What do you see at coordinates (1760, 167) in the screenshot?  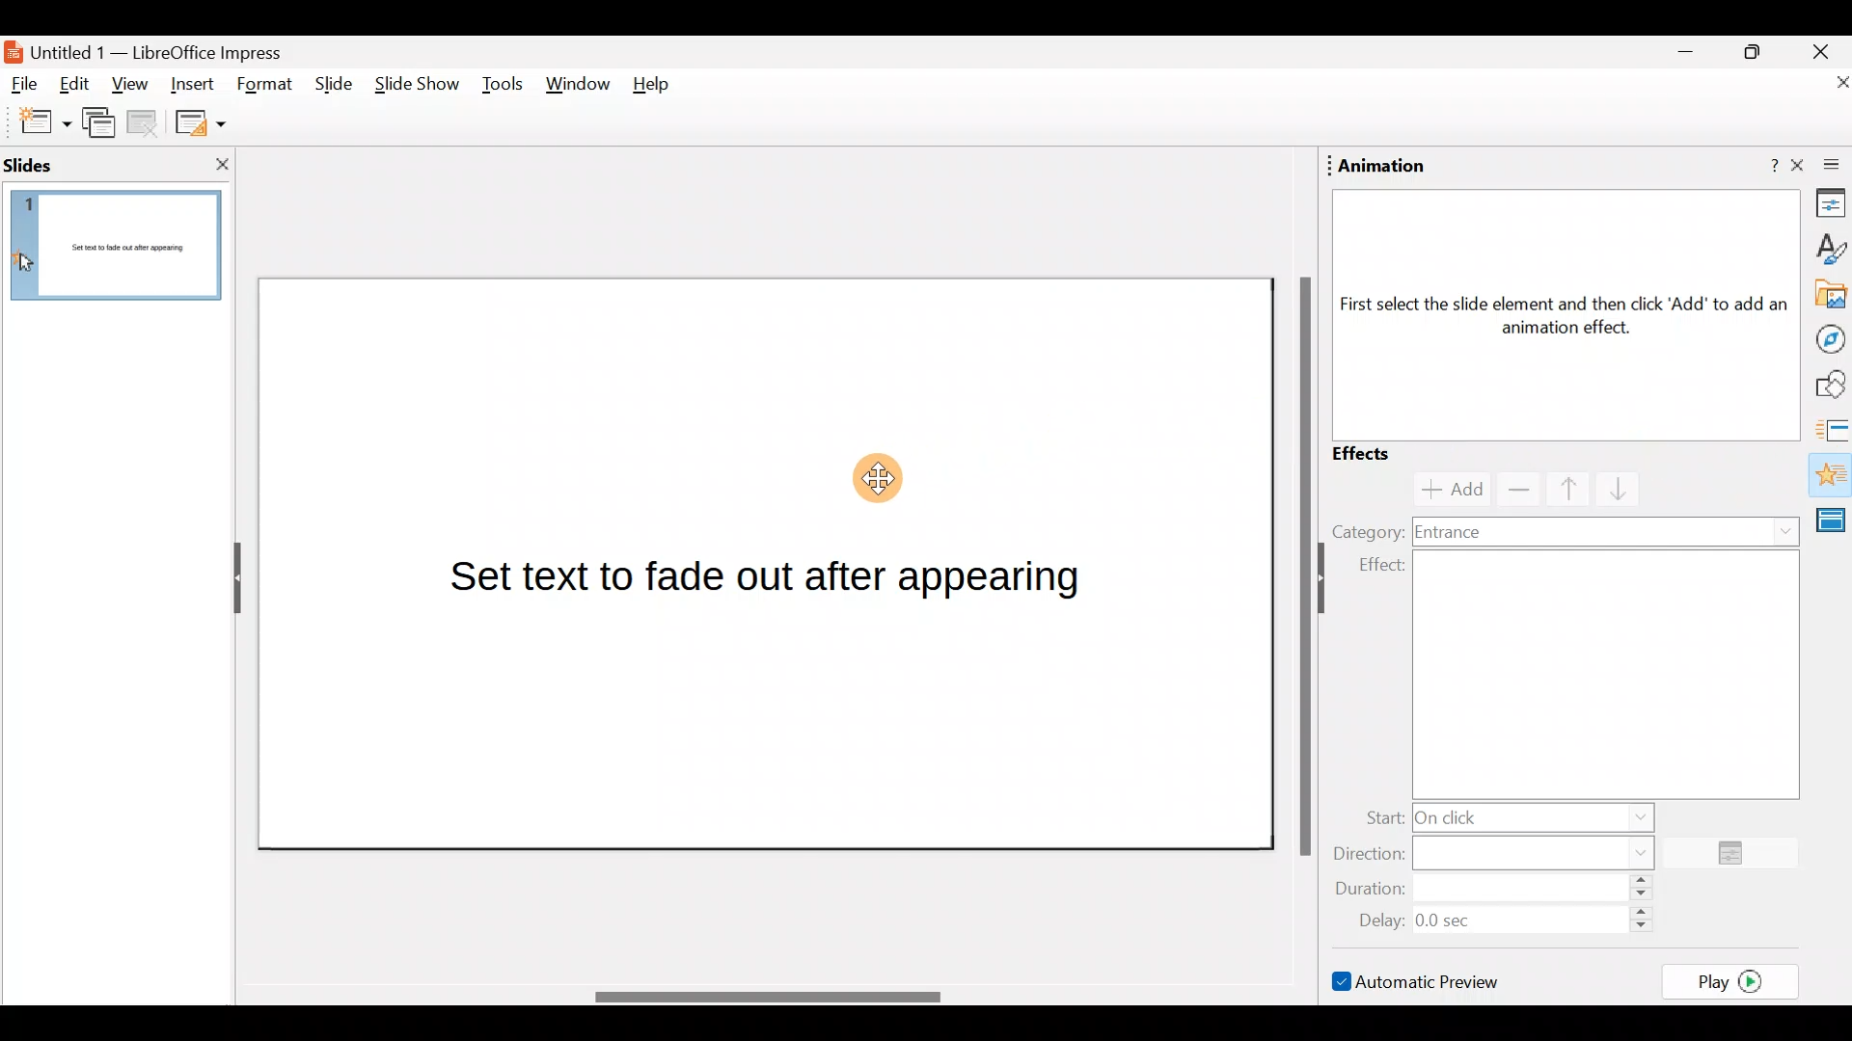 I see `Help` at bounding box center [1760, 167].